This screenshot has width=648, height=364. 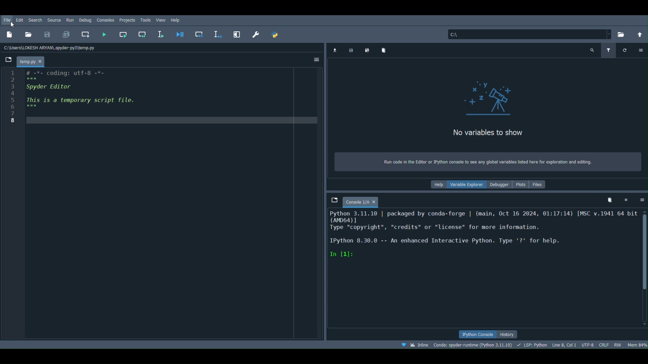 What do you see at coordinates (198, 34) in the screenshot?
I see `Debug cell` at bounding box center [198, 34].